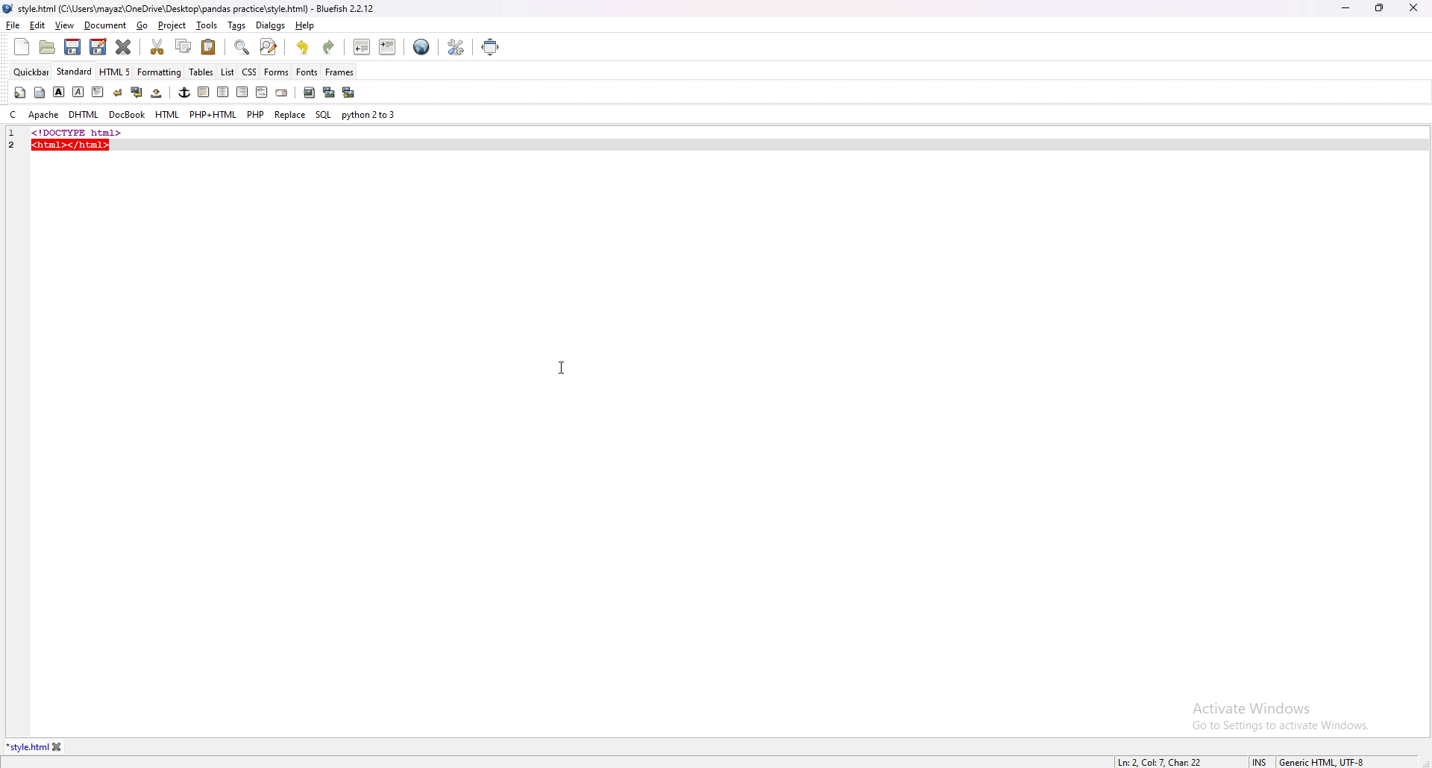 This screenshot has width=1432, height=768. Describe the element at coordinates (1379, 7) in the screenshot. I see `resize` at that location.